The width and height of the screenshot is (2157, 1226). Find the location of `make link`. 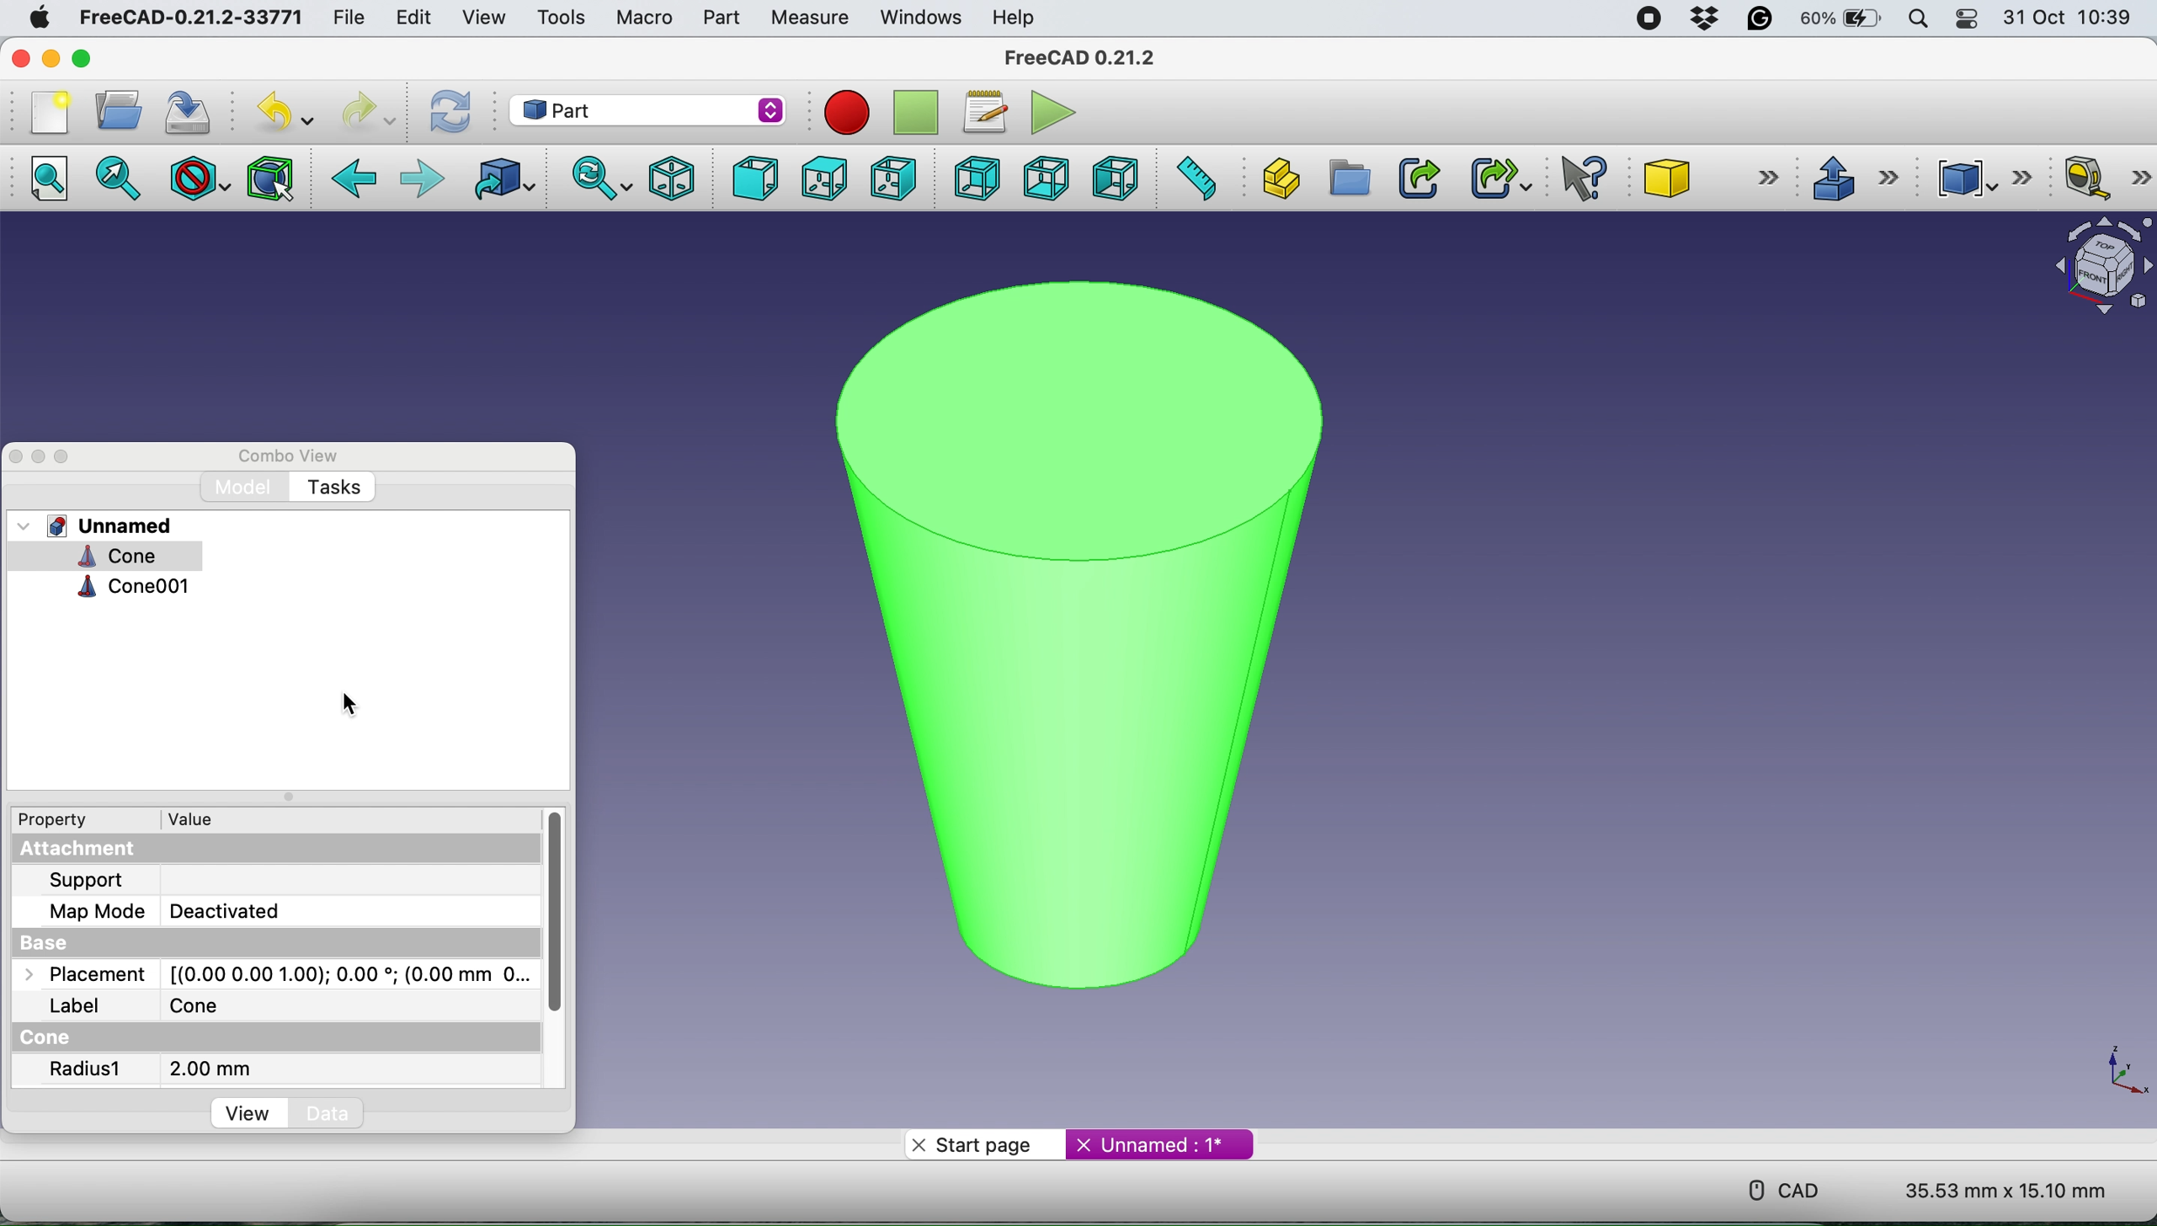

make link is located at coordinates (1419, 177).